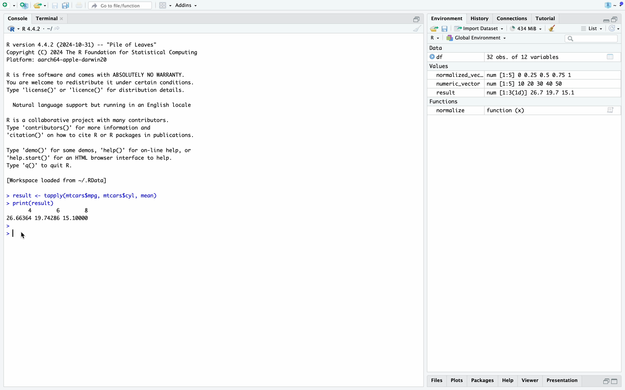 This screenshot has height=390, width=625. I want to click on Calender, so click(611, 57).